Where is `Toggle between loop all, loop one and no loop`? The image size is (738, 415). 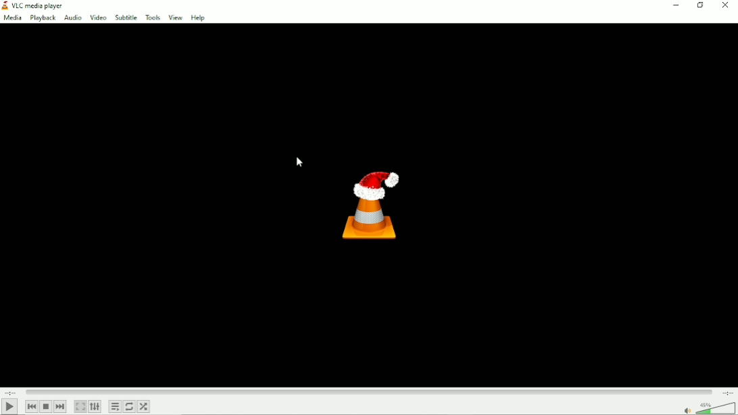 Toggle between loop all, loop one and no loop is located at coordinates (129, 406).